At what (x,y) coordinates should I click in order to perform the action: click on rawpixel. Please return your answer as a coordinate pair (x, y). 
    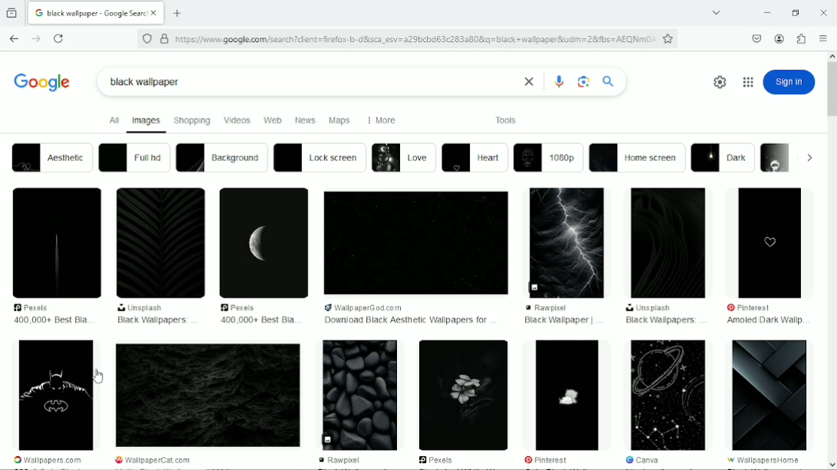
    Looking at the image, I should click on (562, 308).